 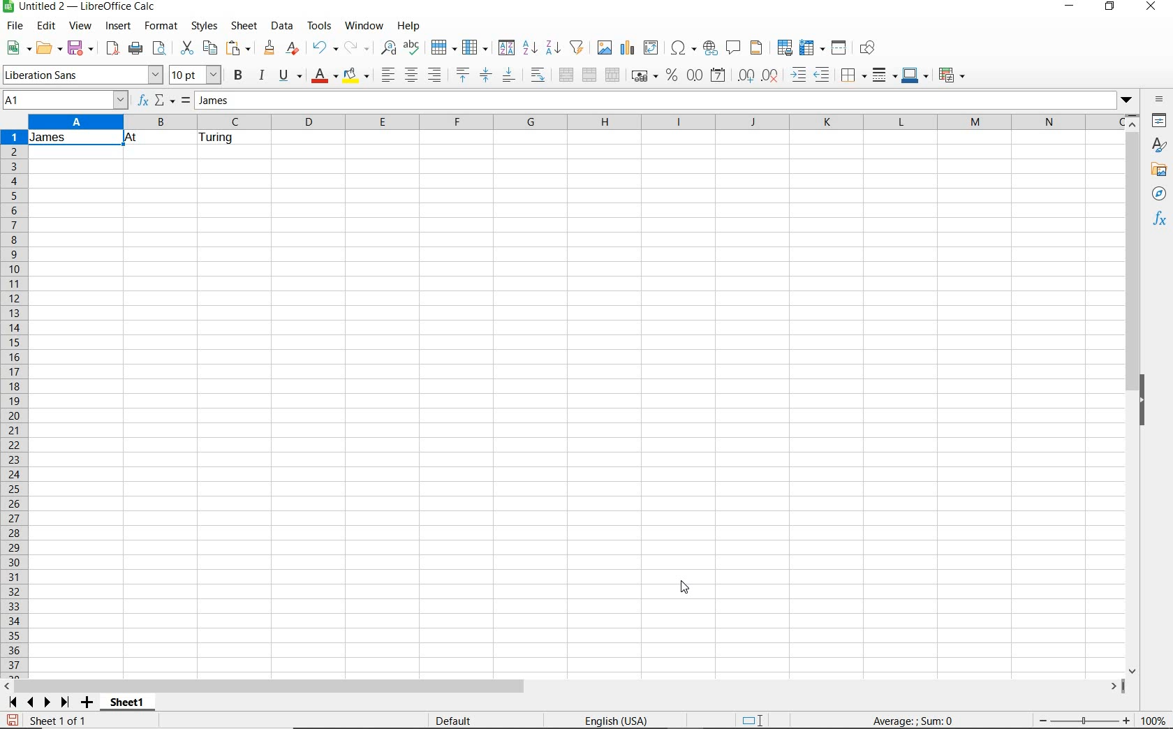 I want to click on align bottom, so click(x=508, y=75).